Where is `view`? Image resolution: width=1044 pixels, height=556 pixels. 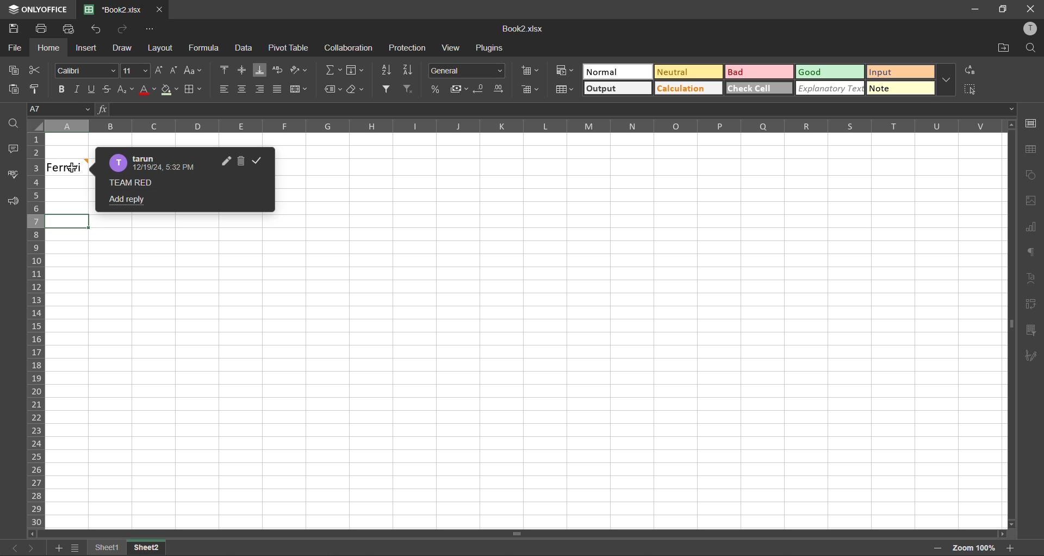 view is located at coordinates (453, 47).